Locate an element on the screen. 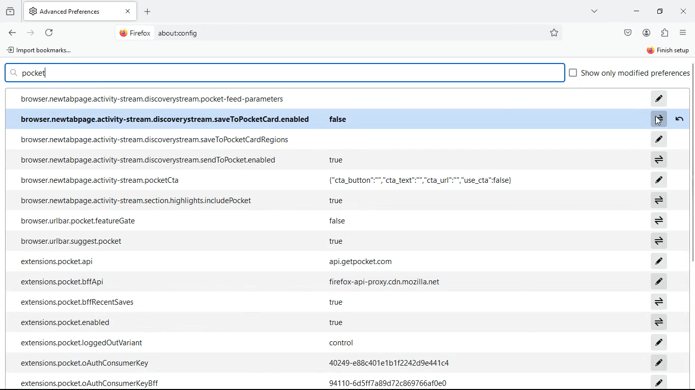  extensions.pocket.bffApi is located at coordinates (62, 283).